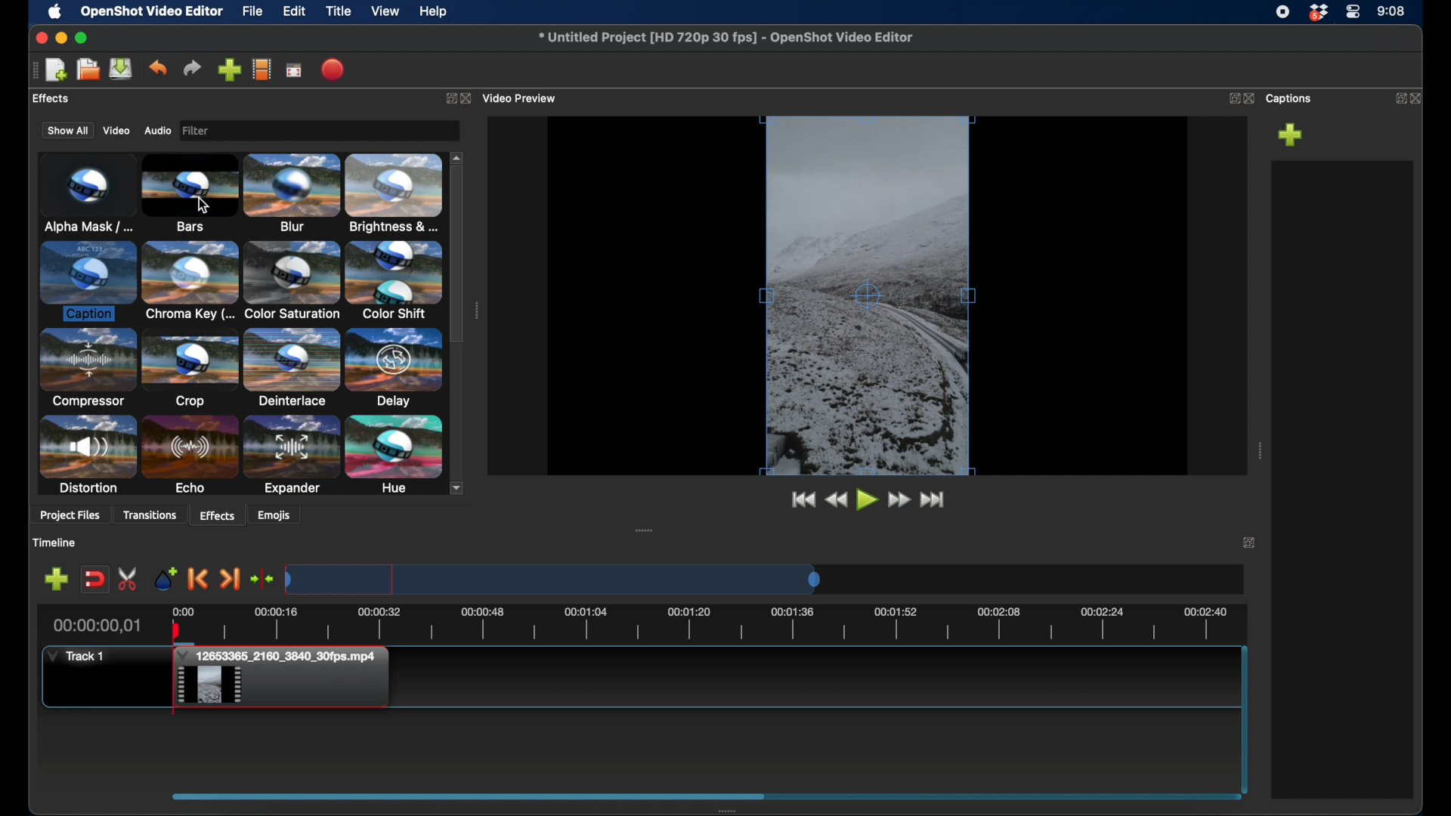 The width and height of the screenshot is (1451, 816). I want to click on close, so click(469, 97).